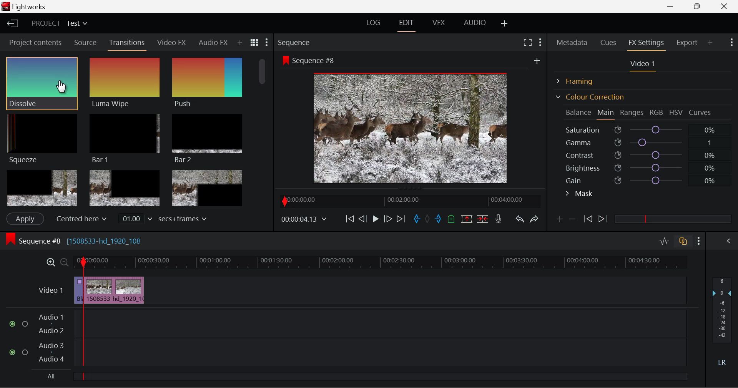 The height and width of the screenshot is (388, 738). I want to click on Clip 1 Segment, so click(78, 291).